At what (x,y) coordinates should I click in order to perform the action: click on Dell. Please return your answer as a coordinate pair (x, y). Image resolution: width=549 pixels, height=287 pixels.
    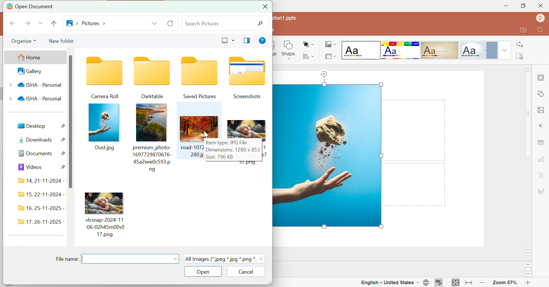
    Looking at the image, I should click on (540, 19).